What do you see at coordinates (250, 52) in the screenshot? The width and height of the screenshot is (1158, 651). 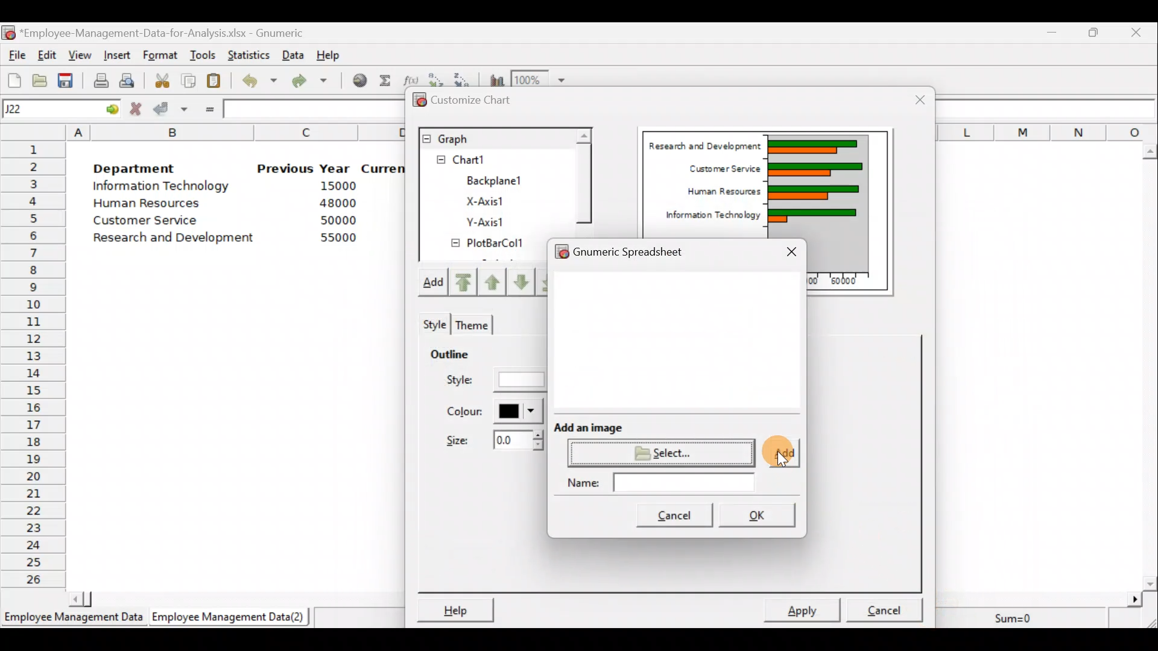 I see `Statistics` at bounding box center [250, 52].